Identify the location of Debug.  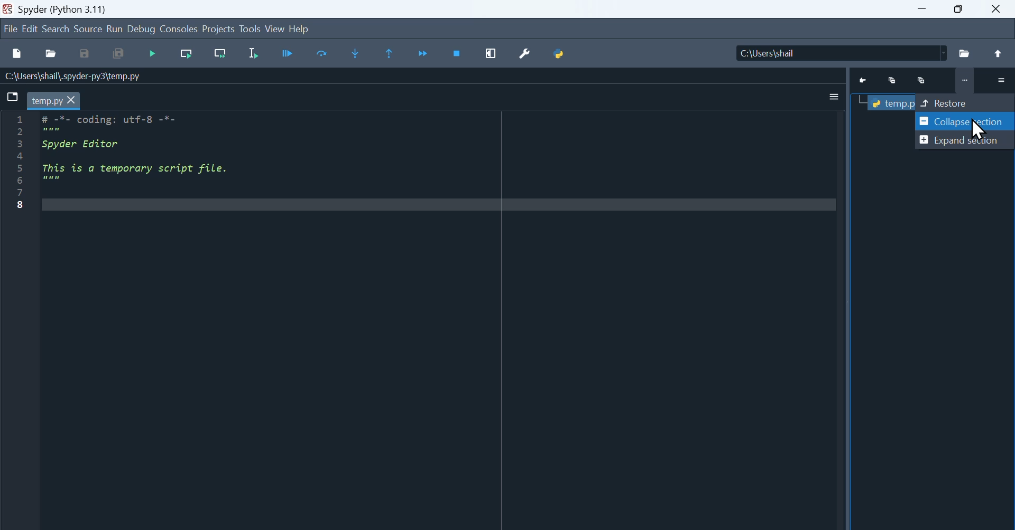
(142, 30).